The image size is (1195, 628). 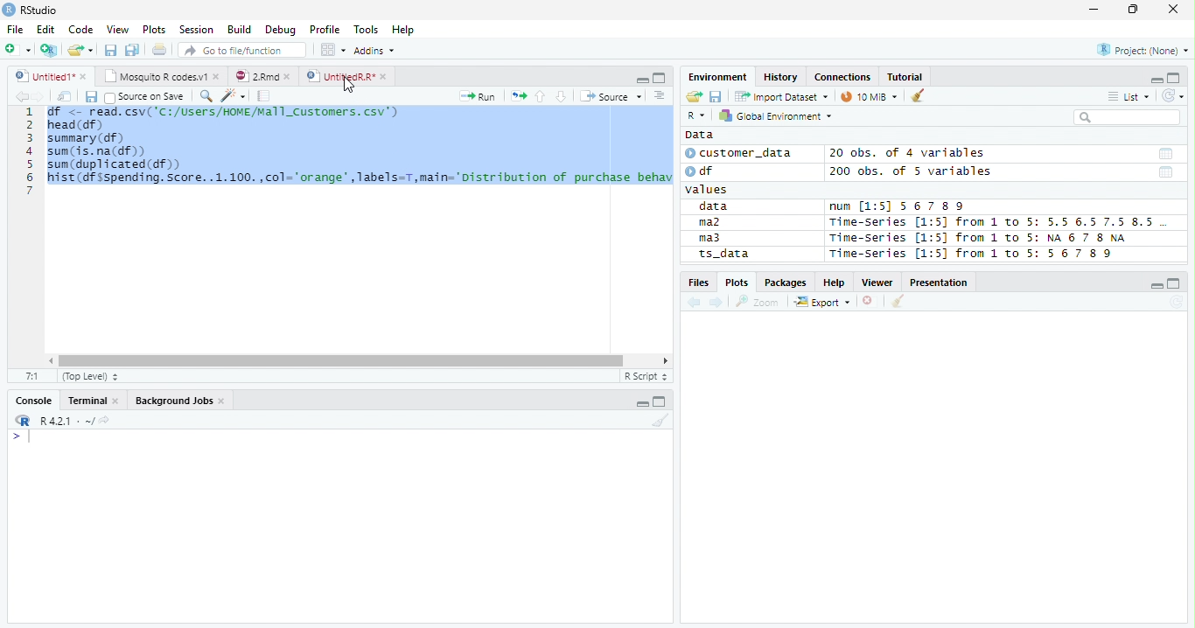 I want to click on Minimze, so click(x=1155, y=79).